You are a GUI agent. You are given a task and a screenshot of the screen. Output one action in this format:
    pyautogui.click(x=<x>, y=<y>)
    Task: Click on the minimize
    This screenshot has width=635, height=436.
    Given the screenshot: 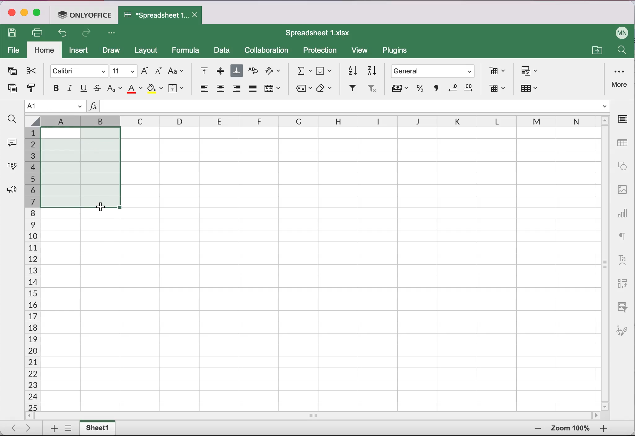 What is the action you would take?
    pyautogui.click(x=24, y=14)
    